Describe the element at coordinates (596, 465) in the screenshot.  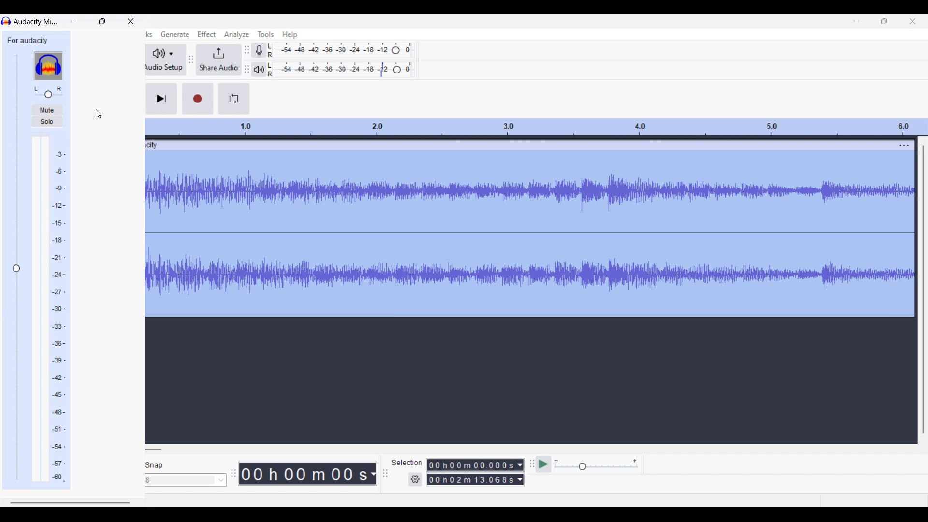
I see `Playback speed slider` at that location.